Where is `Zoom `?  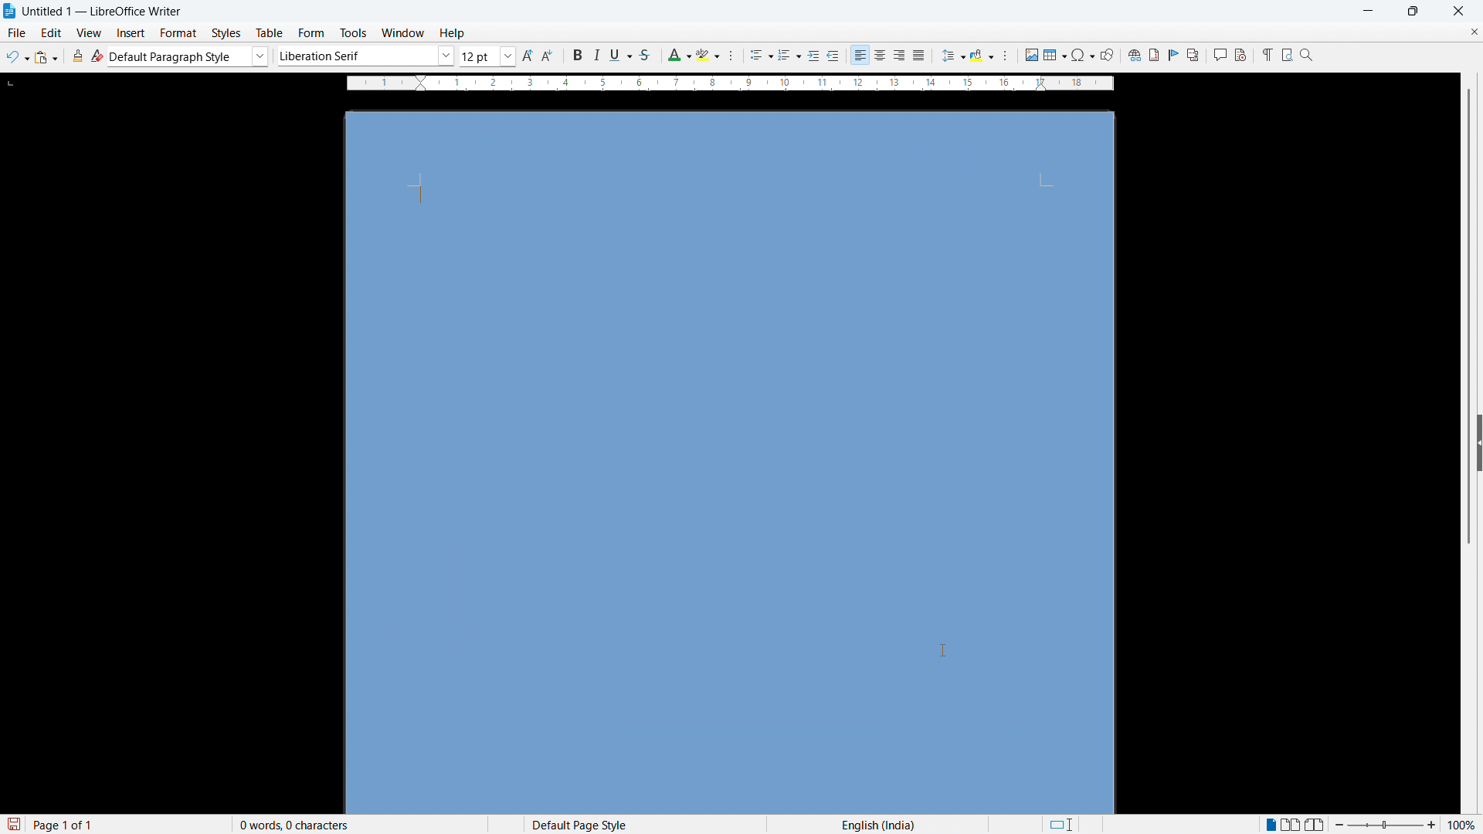 Zoom  is located at coordinates (1307, 54).